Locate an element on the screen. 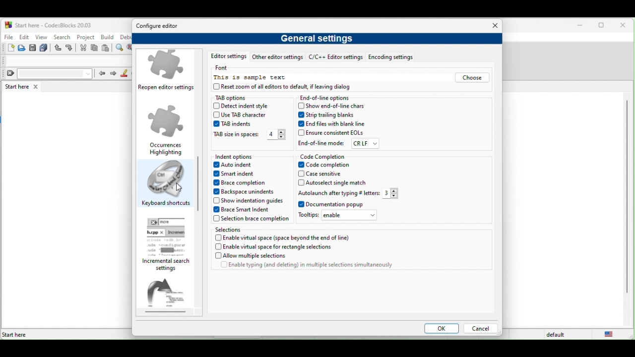 This screenshot has width=635, height=357. cursor movement is located at coordinates (180, 188).